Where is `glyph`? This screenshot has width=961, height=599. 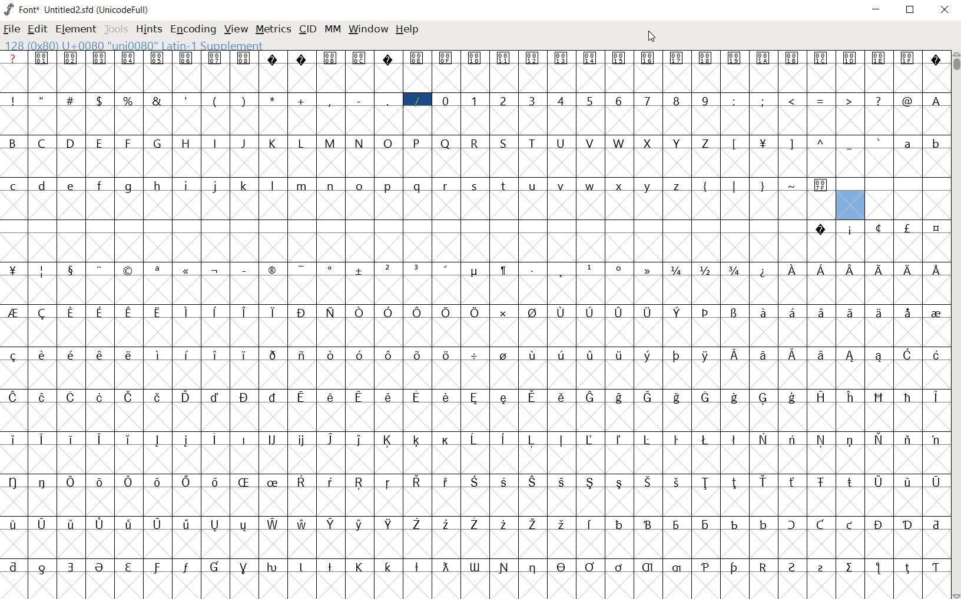 glyph is located at coordinates (359, 143).